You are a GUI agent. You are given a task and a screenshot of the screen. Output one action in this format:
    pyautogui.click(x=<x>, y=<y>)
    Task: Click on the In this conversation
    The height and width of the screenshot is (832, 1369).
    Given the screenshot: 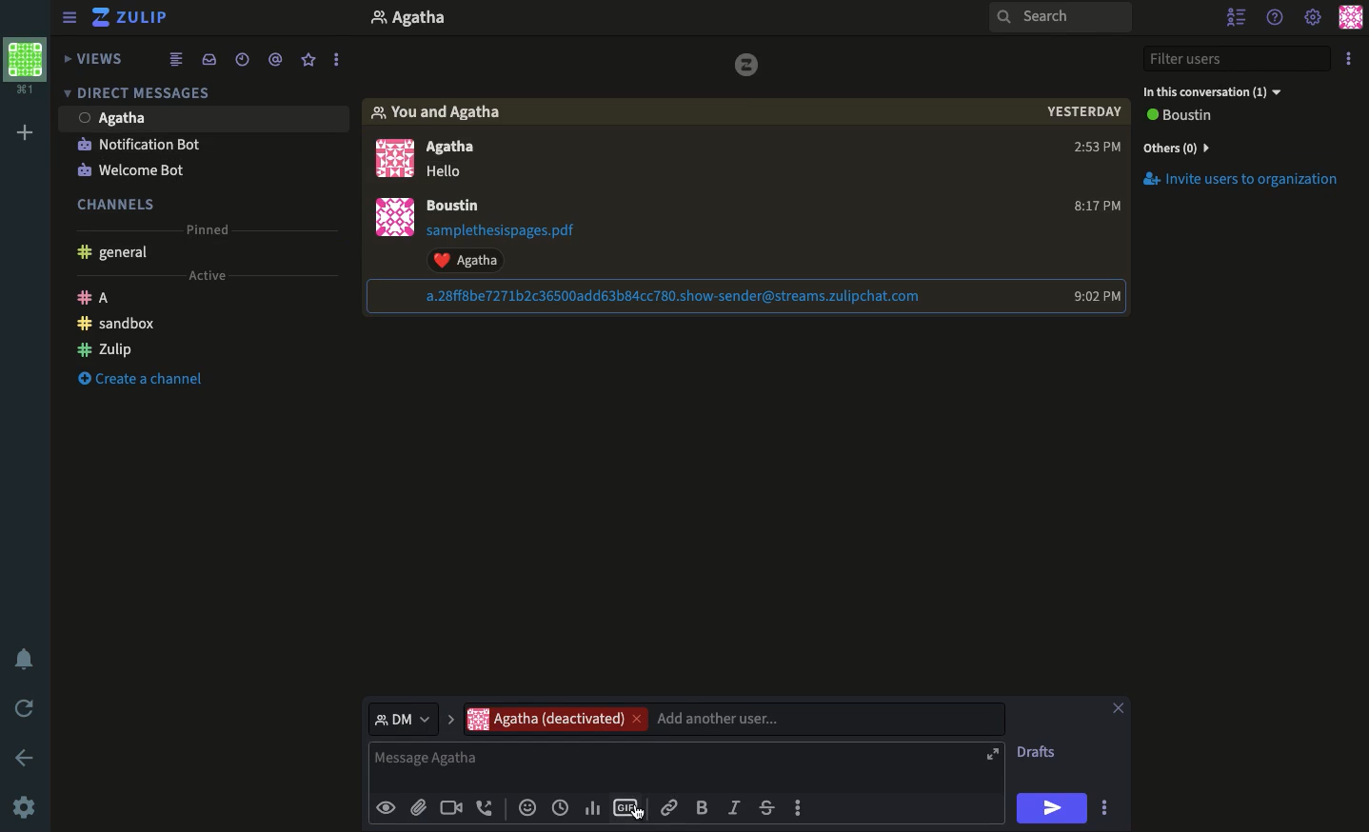 What is the action you would take?
    pyautogui.click(x=1217, y=93)
    